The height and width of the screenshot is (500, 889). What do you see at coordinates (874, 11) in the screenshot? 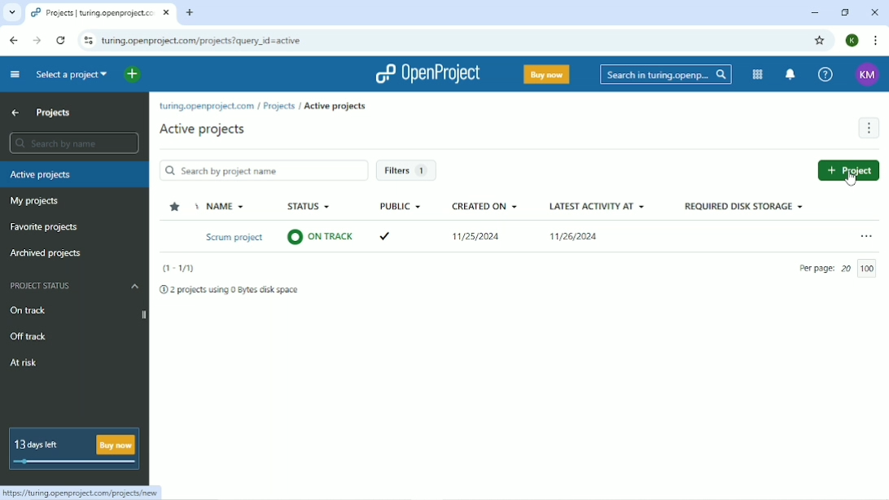
I see `Close` at bounding box center [874, 11].